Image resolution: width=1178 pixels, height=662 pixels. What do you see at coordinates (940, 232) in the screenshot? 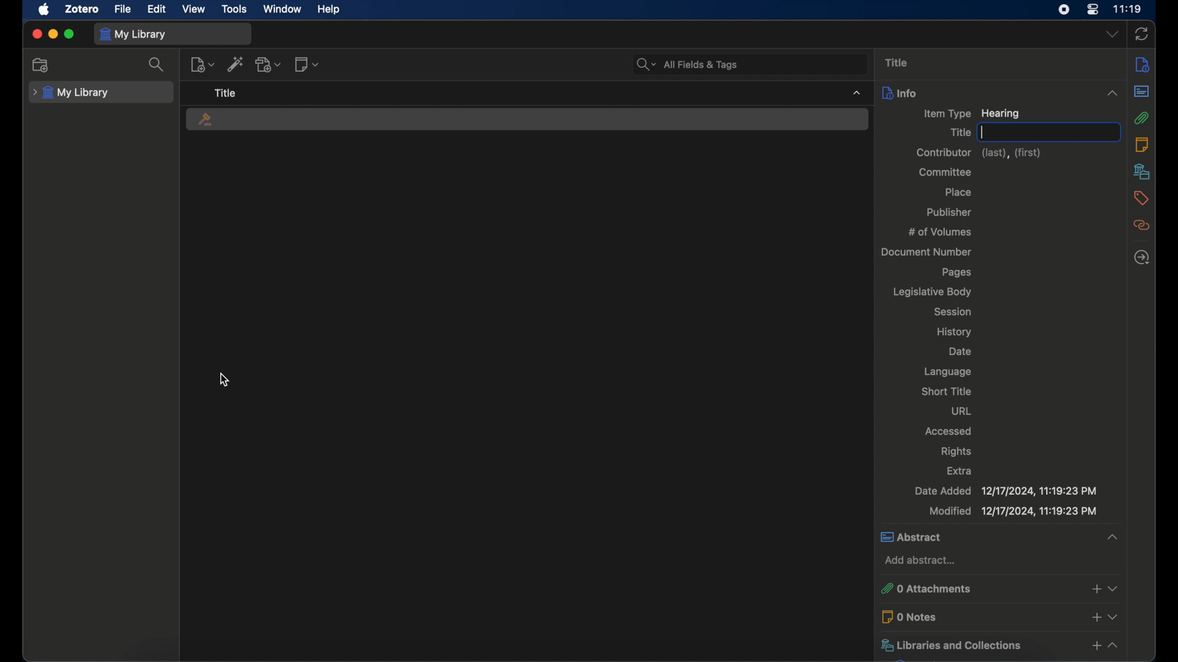
I see `no of volumes` at bounding box center [940, 232].